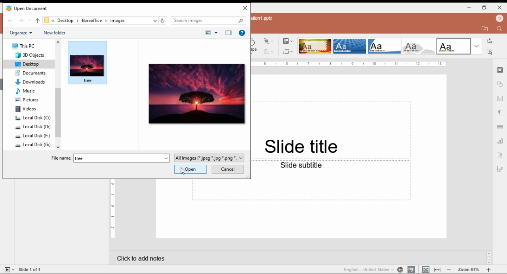  What do you see at coordinates (499, 19) in the screenshot?
I see `profile` at bounding box center [499, 19].